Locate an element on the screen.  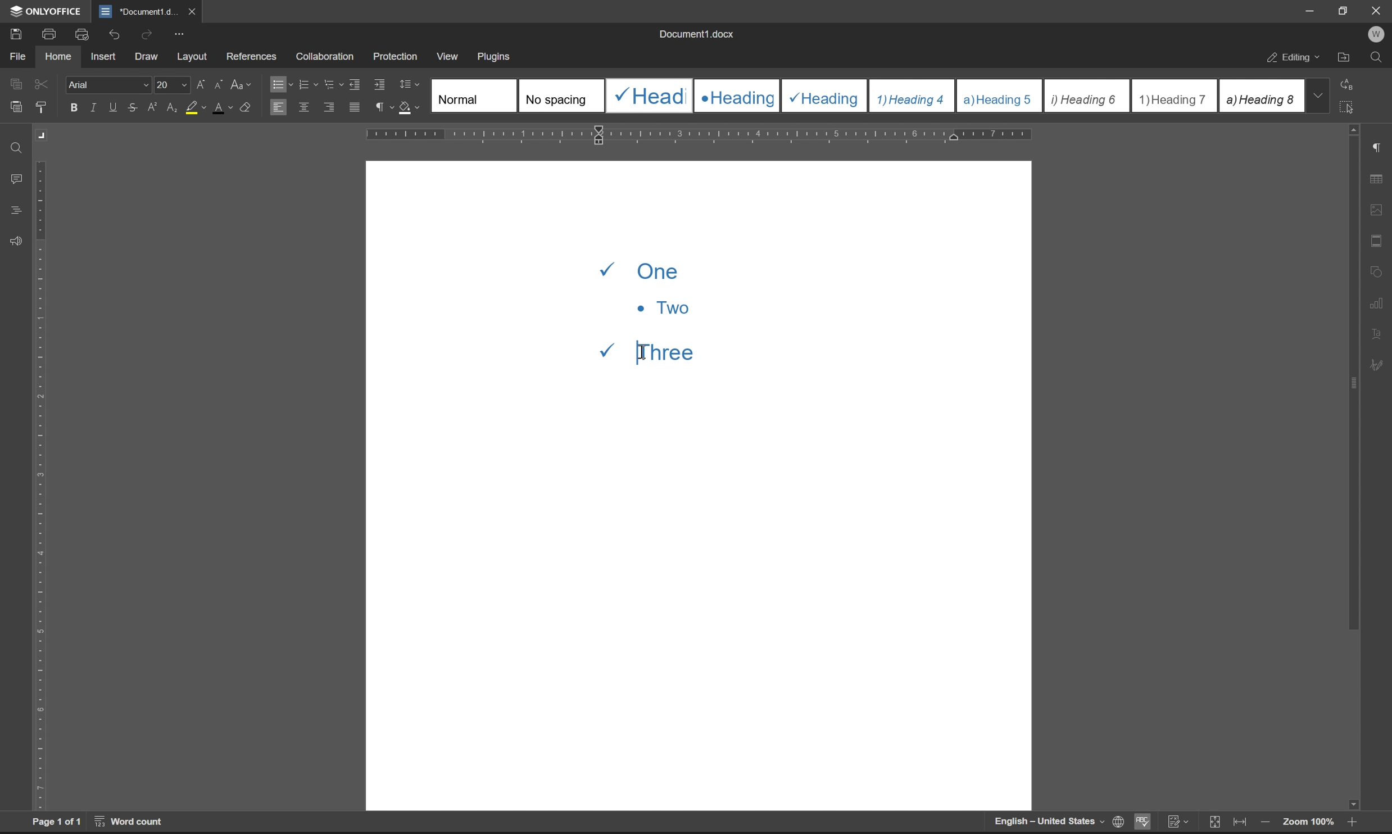
clear style is located at coordinates (246, 106).